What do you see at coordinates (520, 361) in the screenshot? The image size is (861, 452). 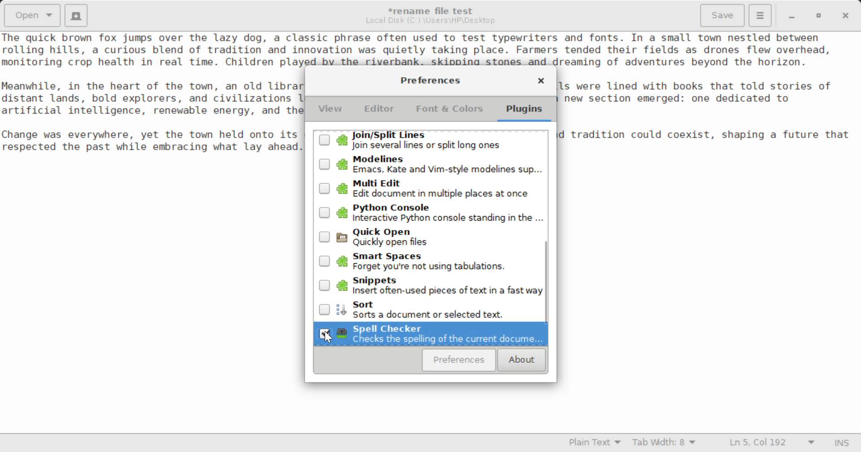 I see `About` at bounding box center [520, 361].